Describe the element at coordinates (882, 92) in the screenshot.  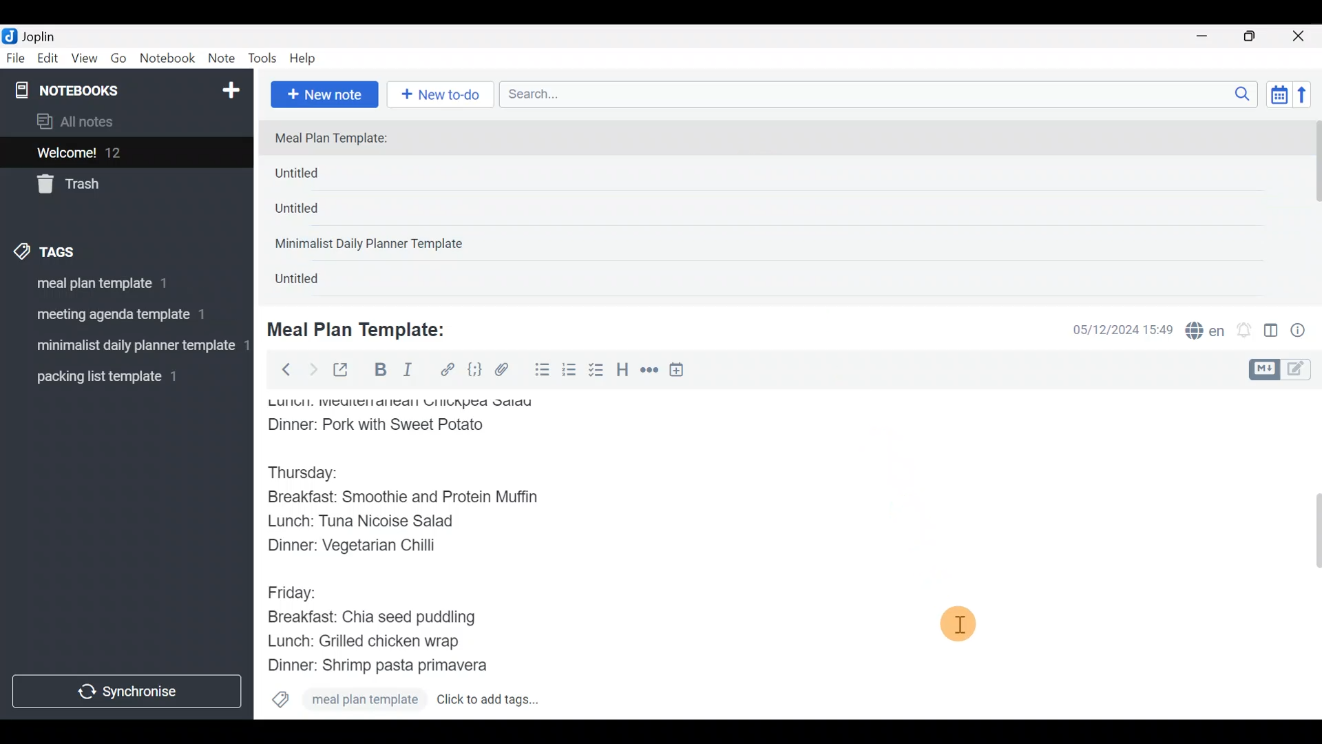
I see `Search bar` at that location.